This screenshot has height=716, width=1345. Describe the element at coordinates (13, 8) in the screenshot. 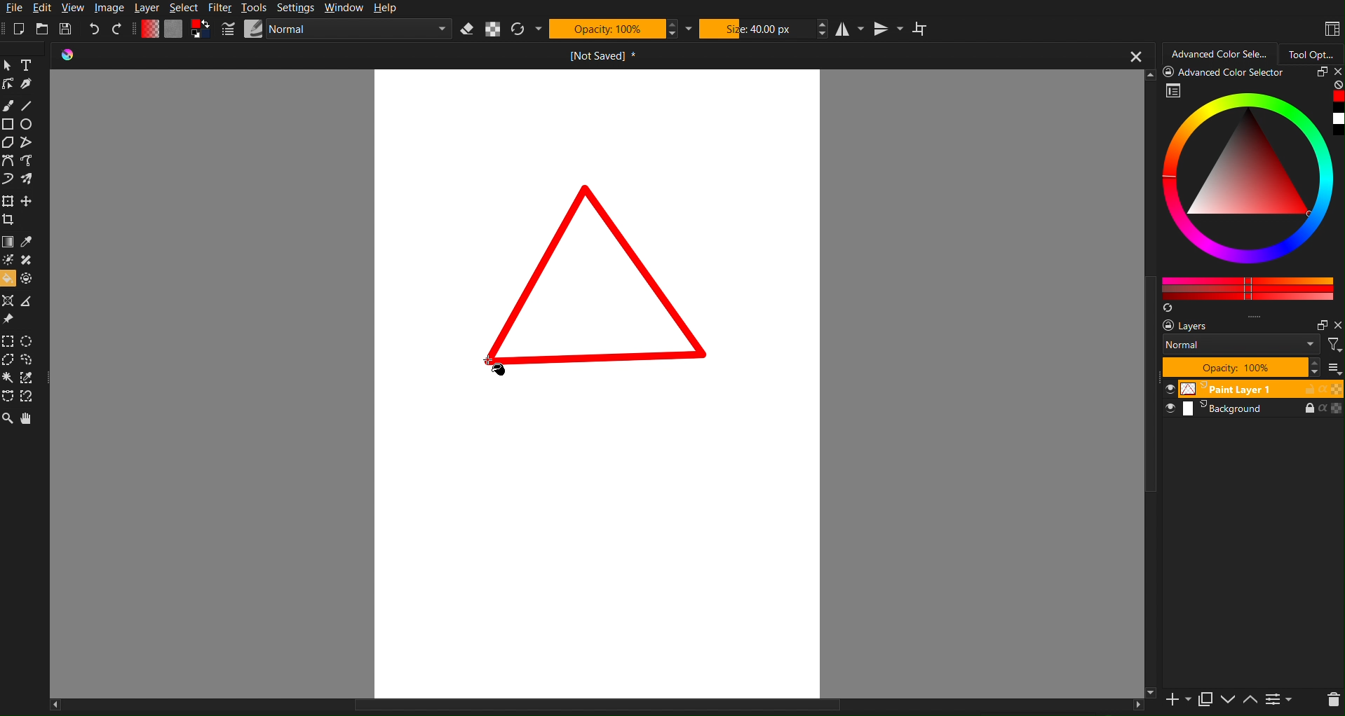

I see `File` at that location.